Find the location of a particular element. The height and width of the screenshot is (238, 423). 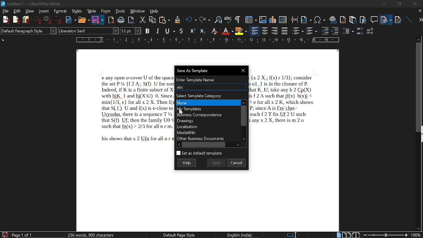

Table is located at coordinates (92, 11).